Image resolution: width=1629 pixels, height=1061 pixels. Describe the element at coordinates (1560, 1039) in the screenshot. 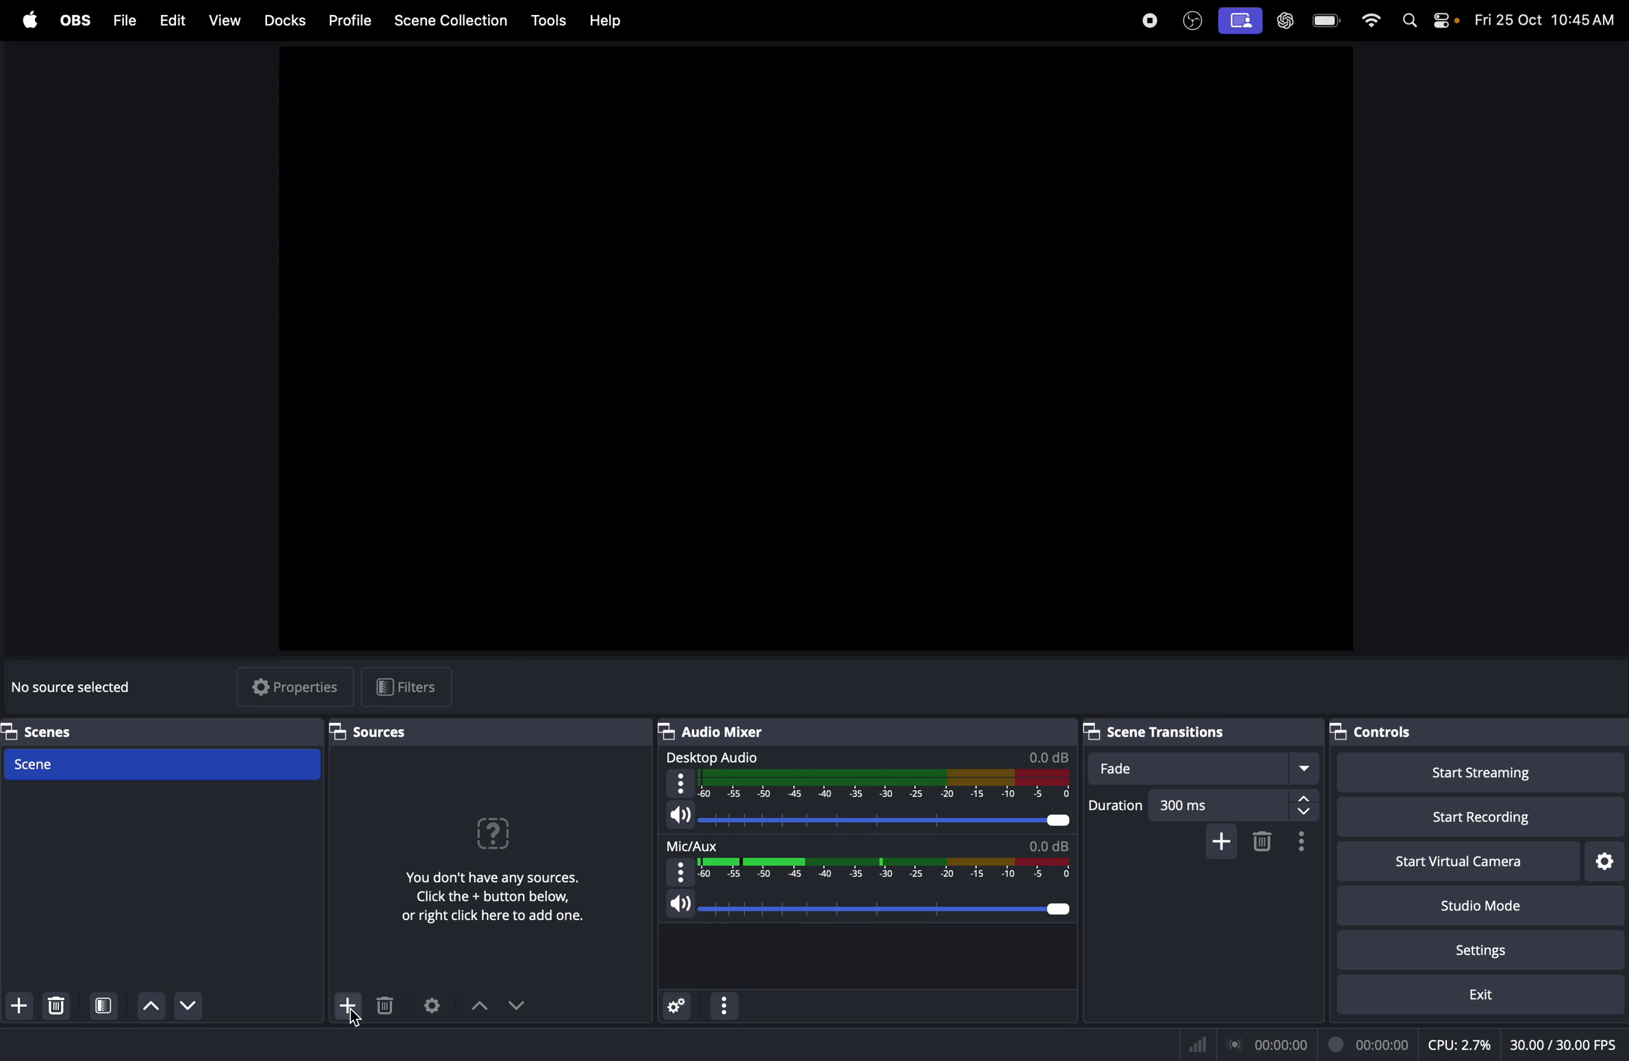

I see `client fps` at that location.